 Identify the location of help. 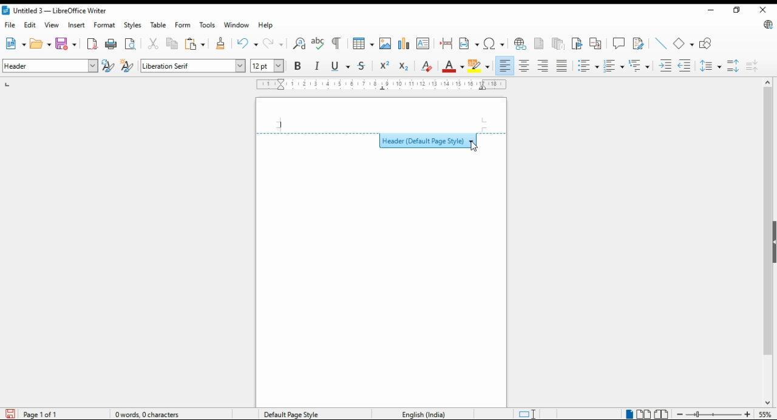
(266, 25).